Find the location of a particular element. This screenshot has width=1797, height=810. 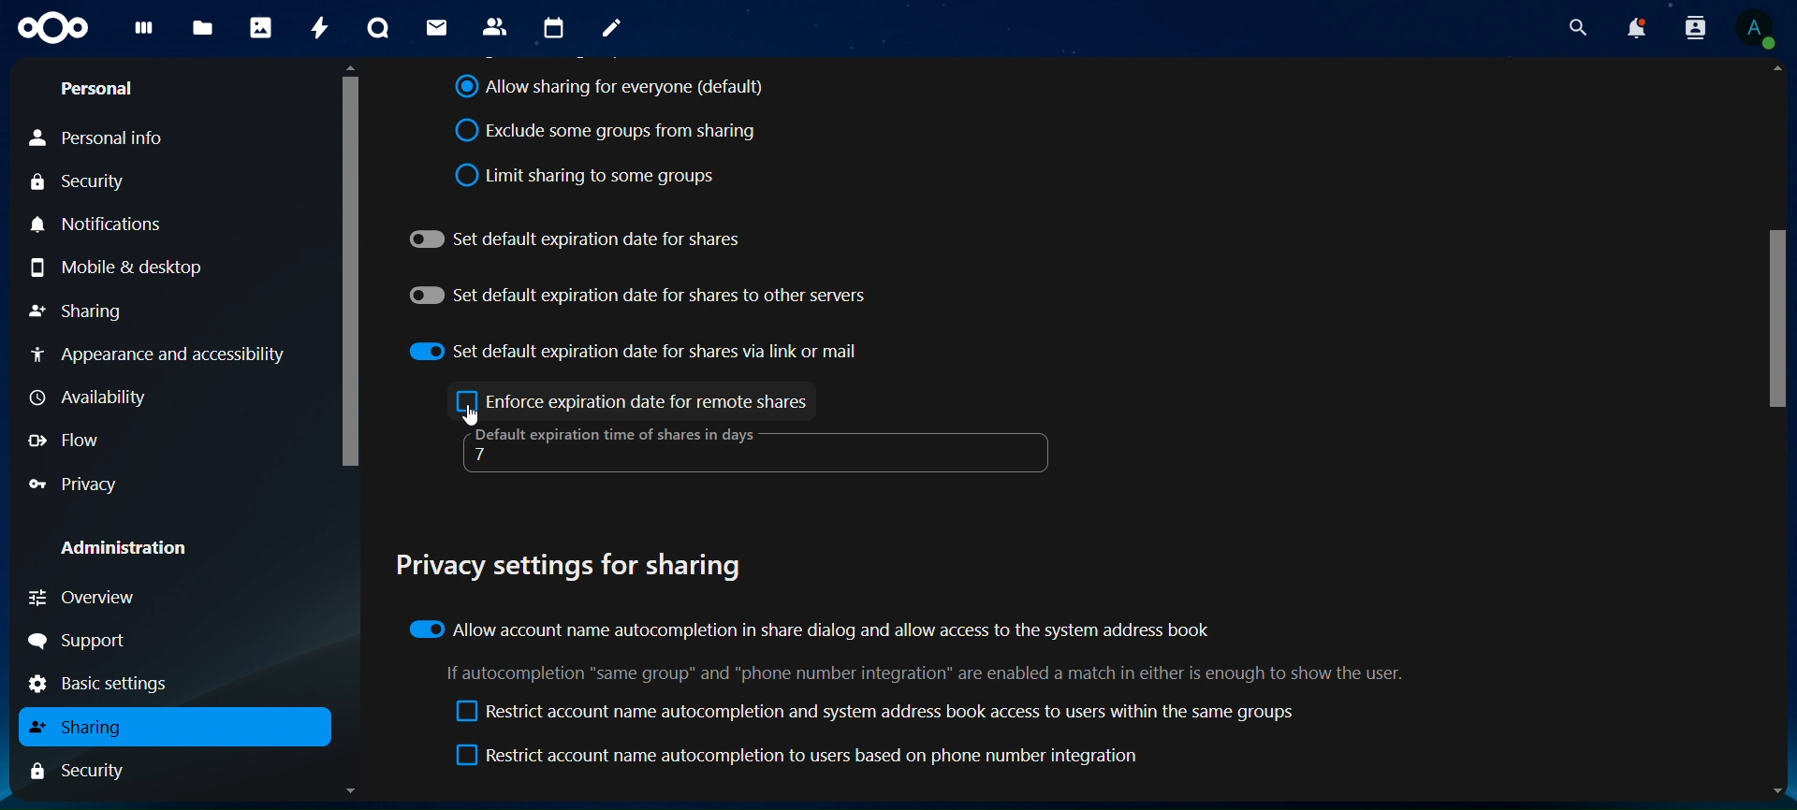

exclude somegroups from sharing is located at coordinates (611, 132).